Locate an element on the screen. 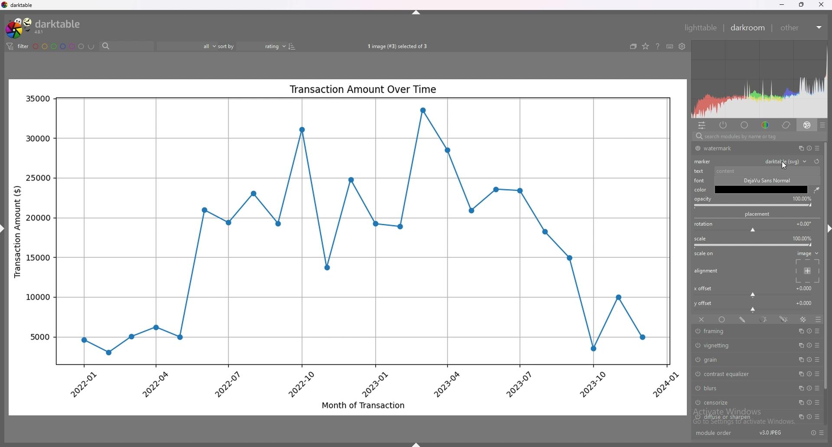  image is located at coordinates (808, 253).